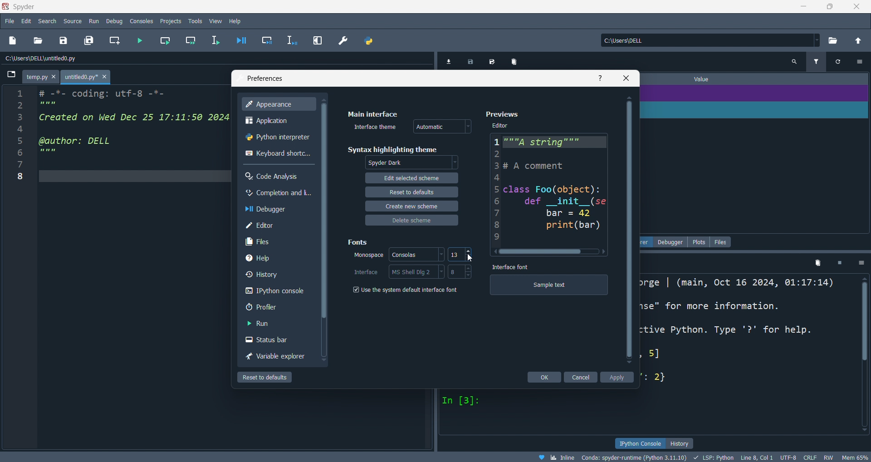  I want to click on hlep, so click(278, 257).